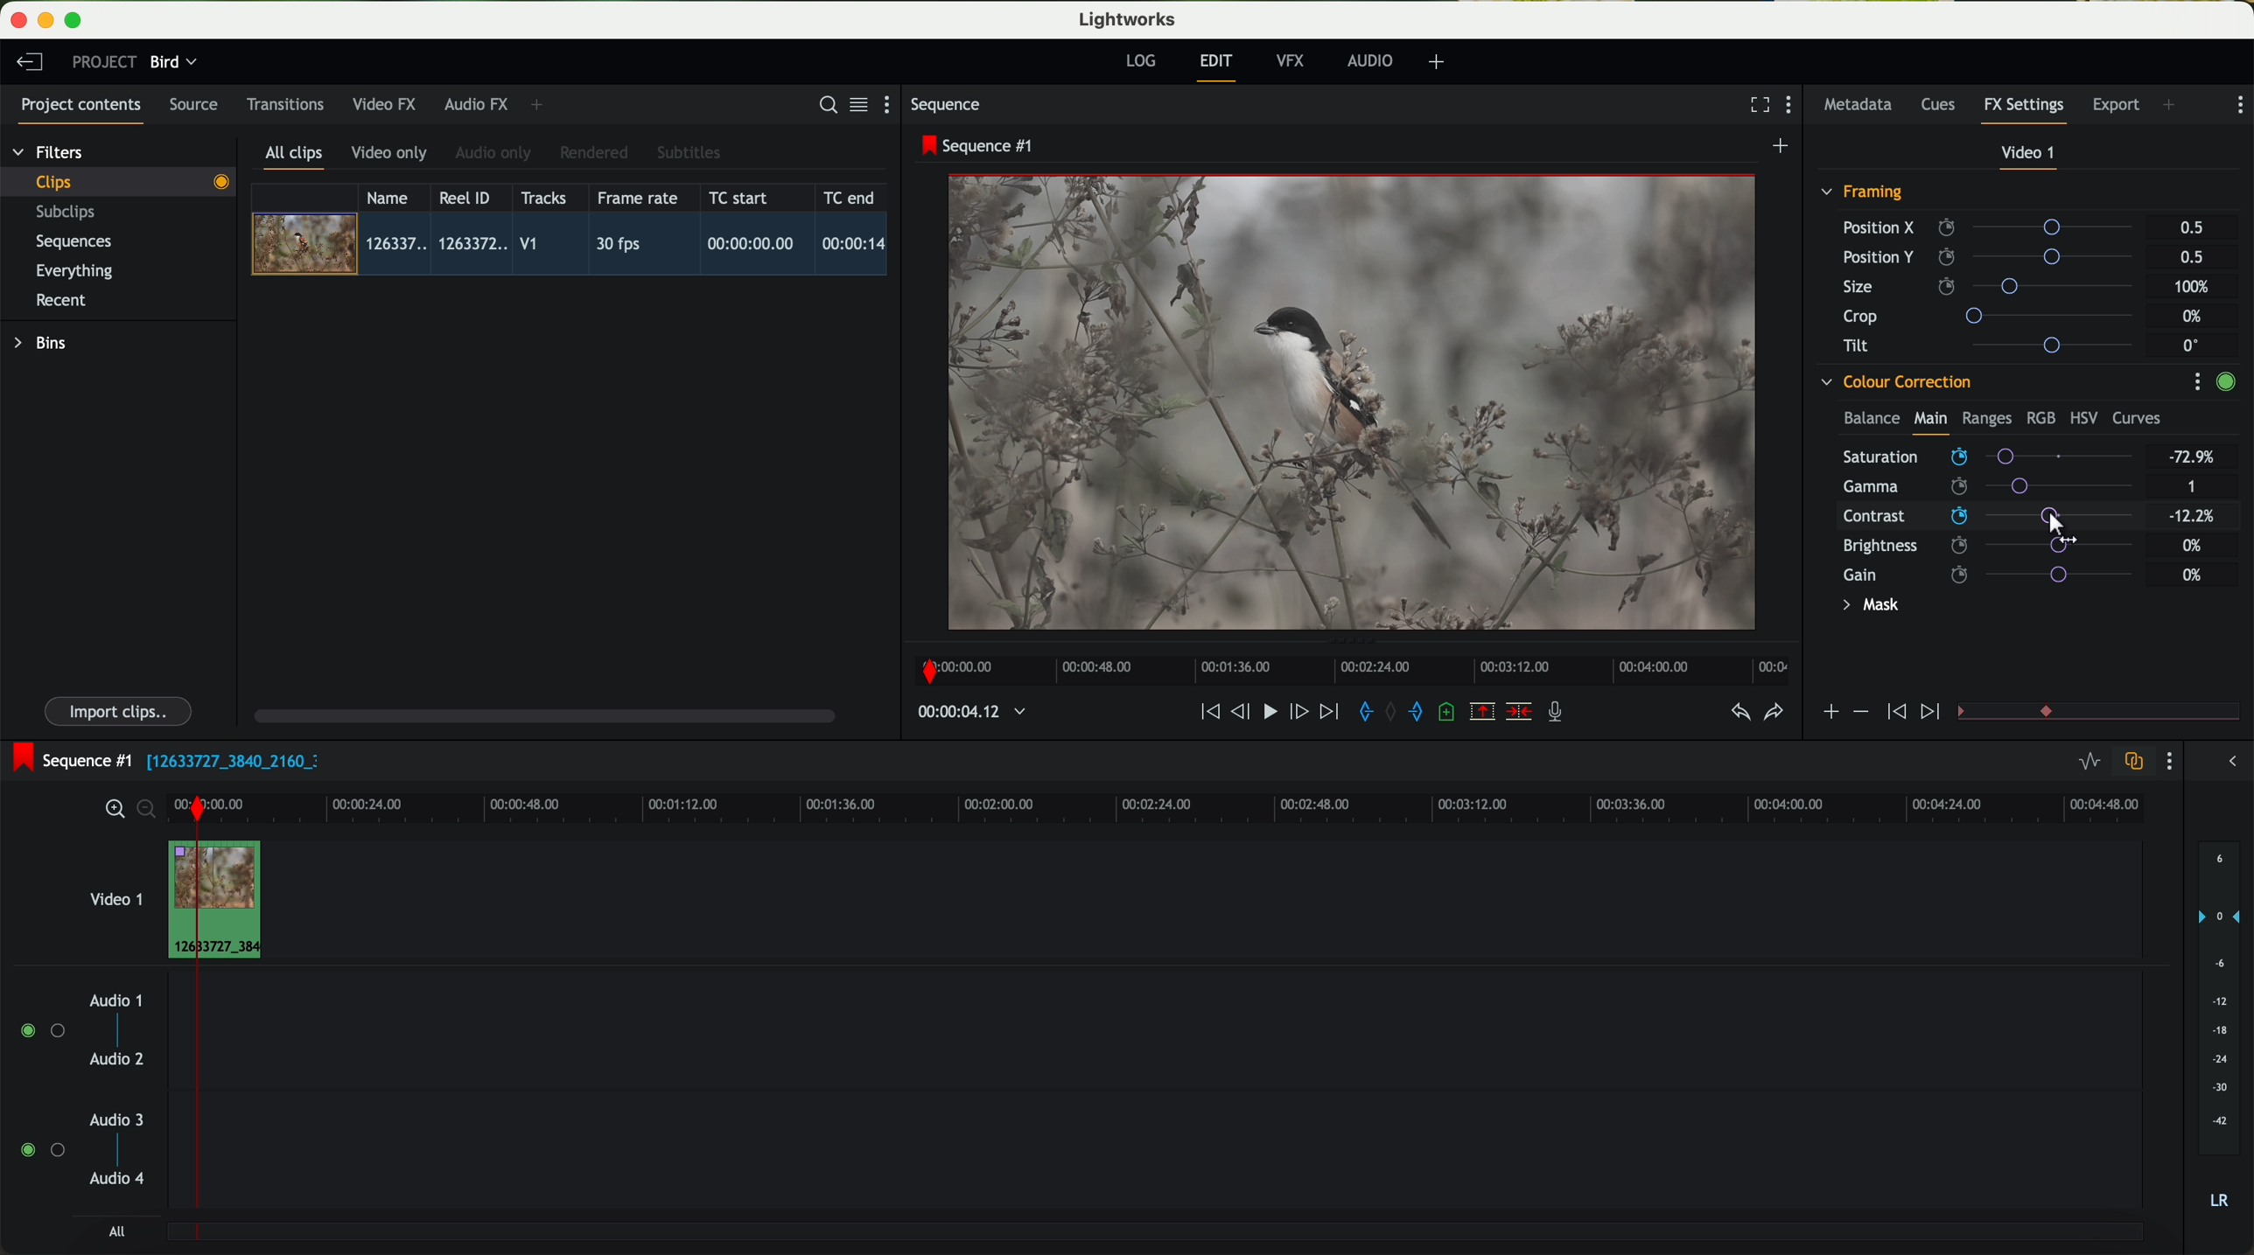  Describe the element at coordinates (1793, 107) in the screenshot. I see `show settings menu` at that location.